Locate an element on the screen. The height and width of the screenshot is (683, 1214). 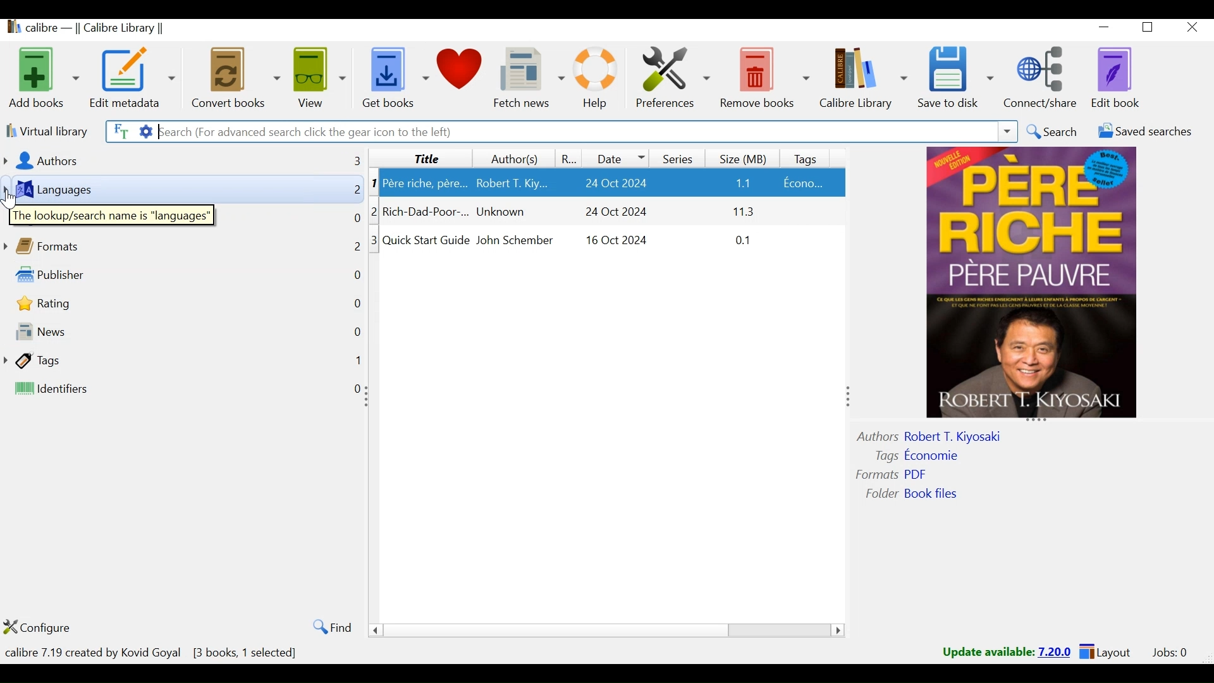
Formats is located at coordinates (68, 245).